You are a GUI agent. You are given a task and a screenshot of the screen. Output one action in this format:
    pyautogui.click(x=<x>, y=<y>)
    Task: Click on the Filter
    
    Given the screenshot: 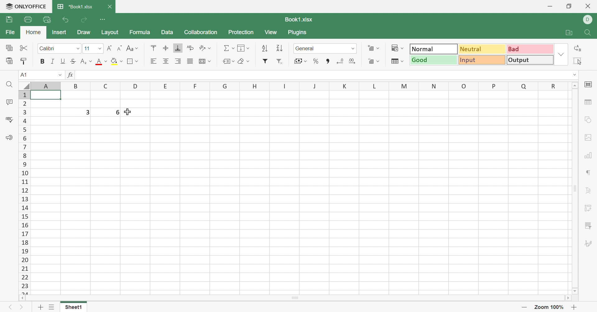 What is the action you would take?
    pyautogui.click(x=266, y=60)
    